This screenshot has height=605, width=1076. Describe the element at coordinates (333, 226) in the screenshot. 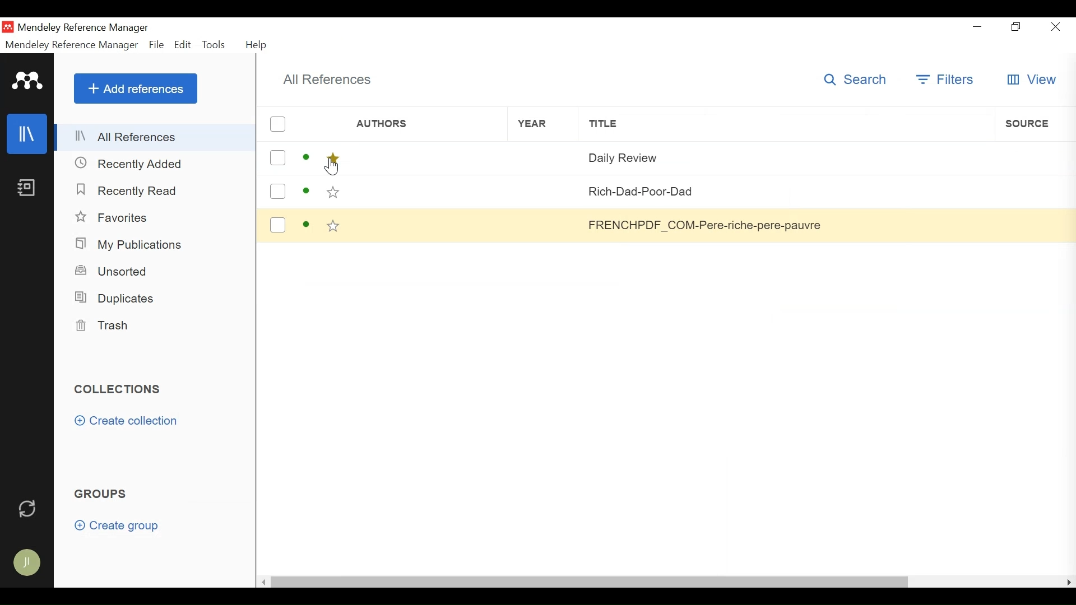

I see `(un)select Favorite"` at that location.